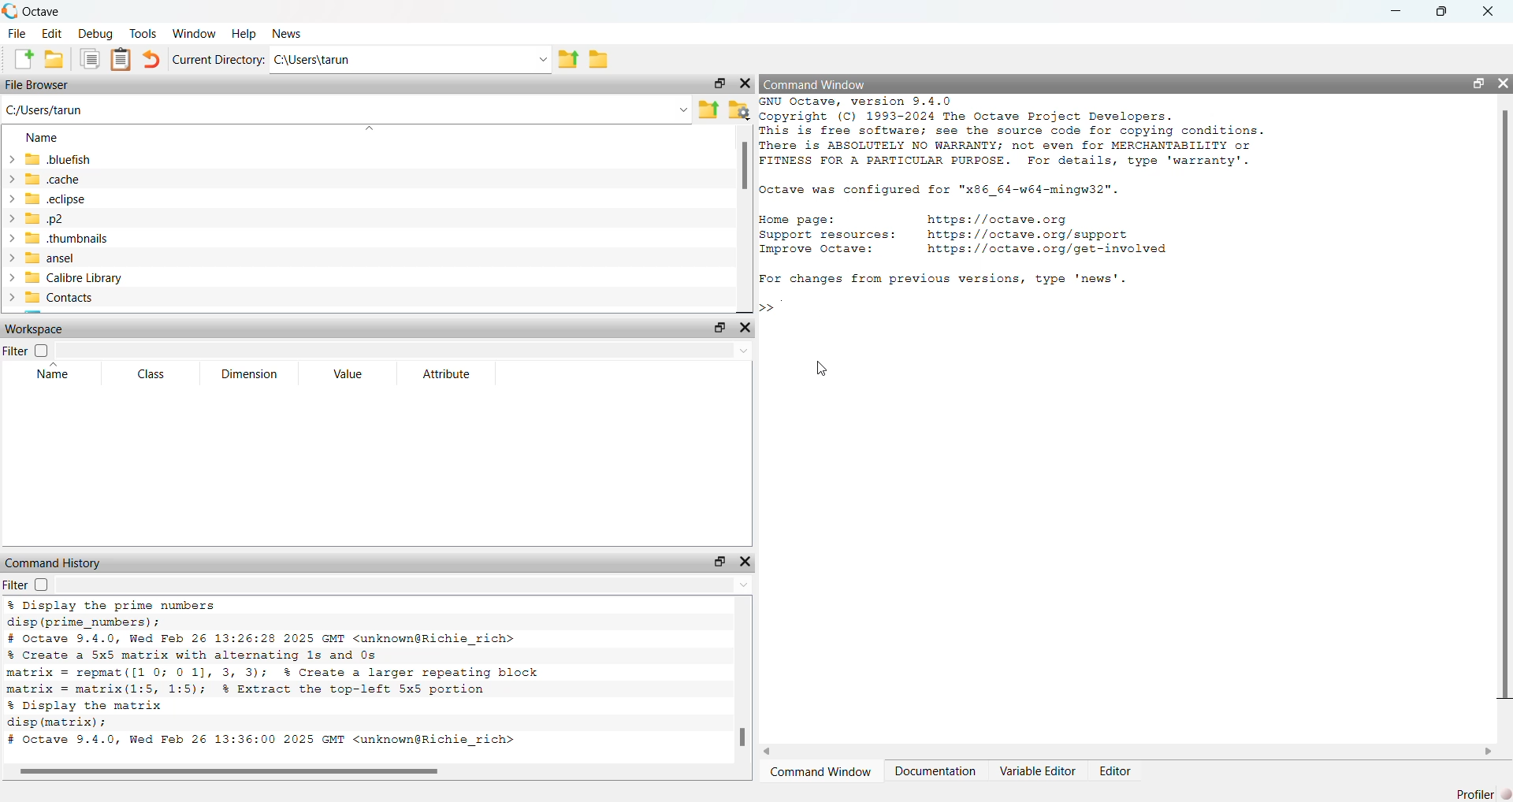 This screenshot has height=802, width=1513. Describe the element at coordinates (194, 32) in the screenshot. I see `window` at that location.